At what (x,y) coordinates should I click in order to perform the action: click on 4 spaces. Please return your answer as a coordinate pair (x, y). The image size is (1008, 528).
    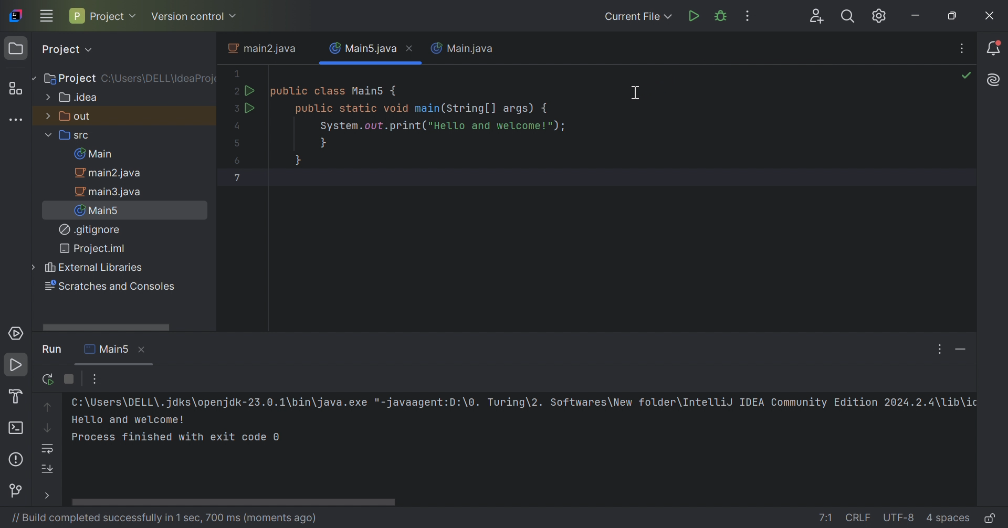
    Looking at the image, I should click on (948, 518).